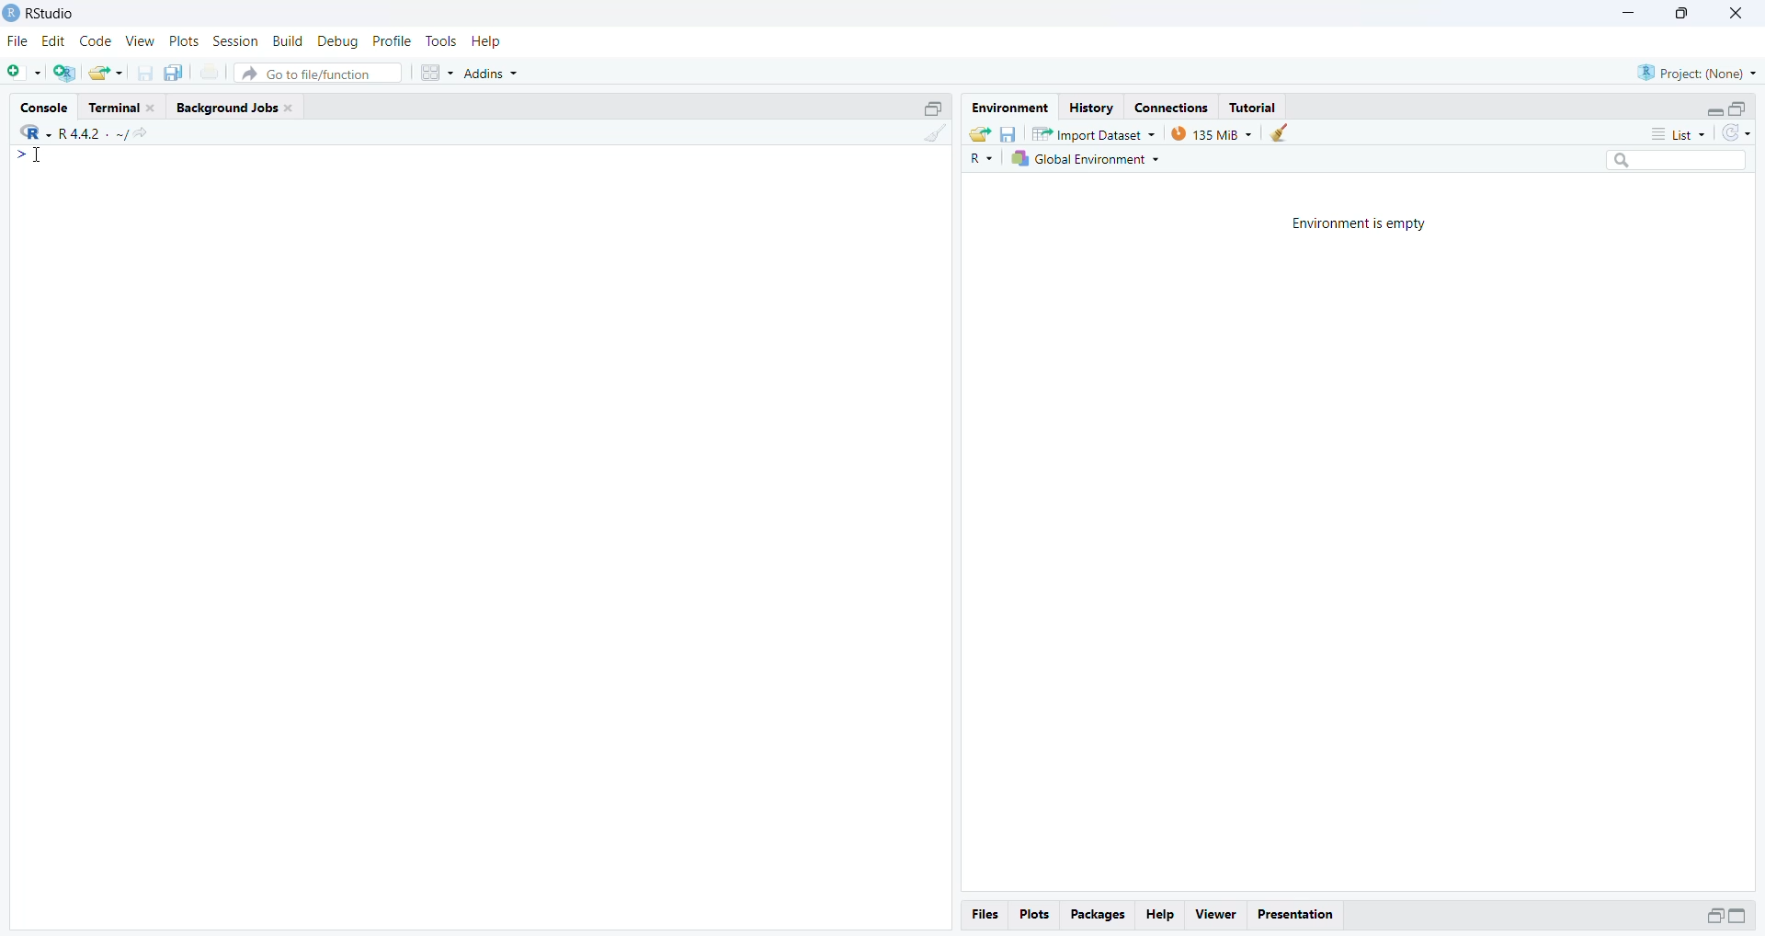 This screenshot has height=936, width=1765. I want to click on Maximize, so click(1680, 14).